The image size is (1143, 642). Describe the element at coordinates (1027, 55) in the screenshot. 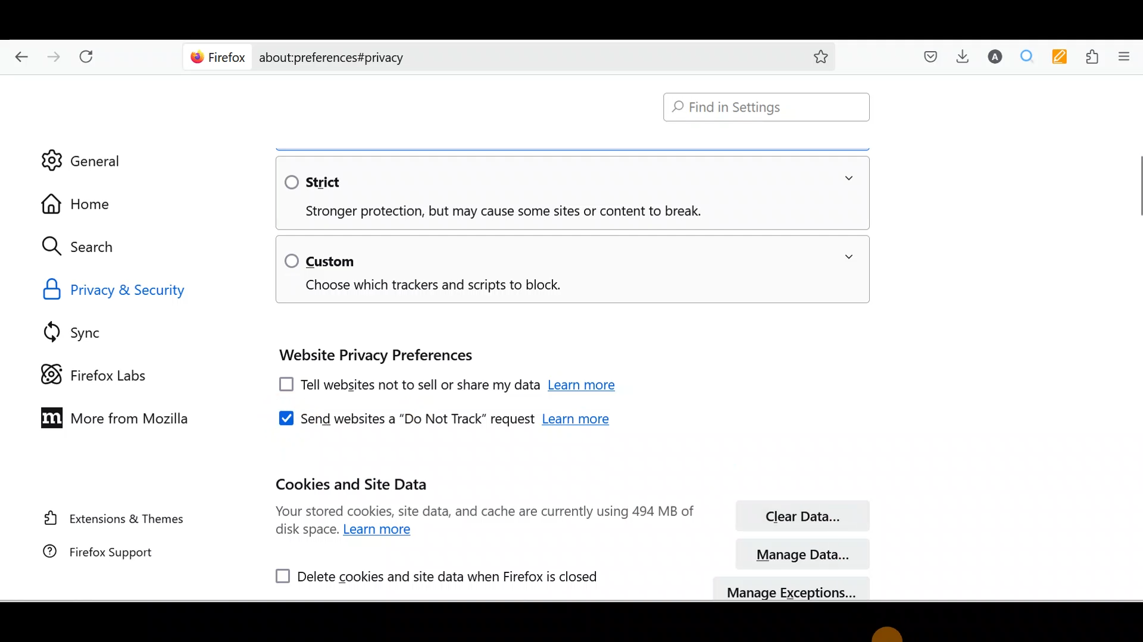

I see `Multiple search and higlight` at that location.